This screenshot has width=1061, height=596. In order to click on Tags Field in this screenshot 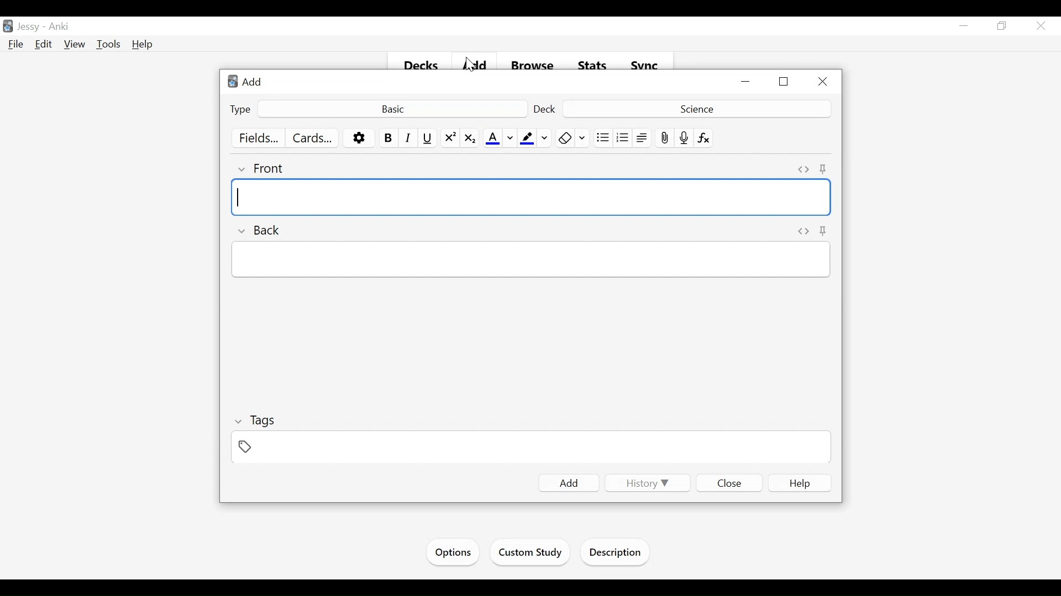, I will do `click(532, 448)`.